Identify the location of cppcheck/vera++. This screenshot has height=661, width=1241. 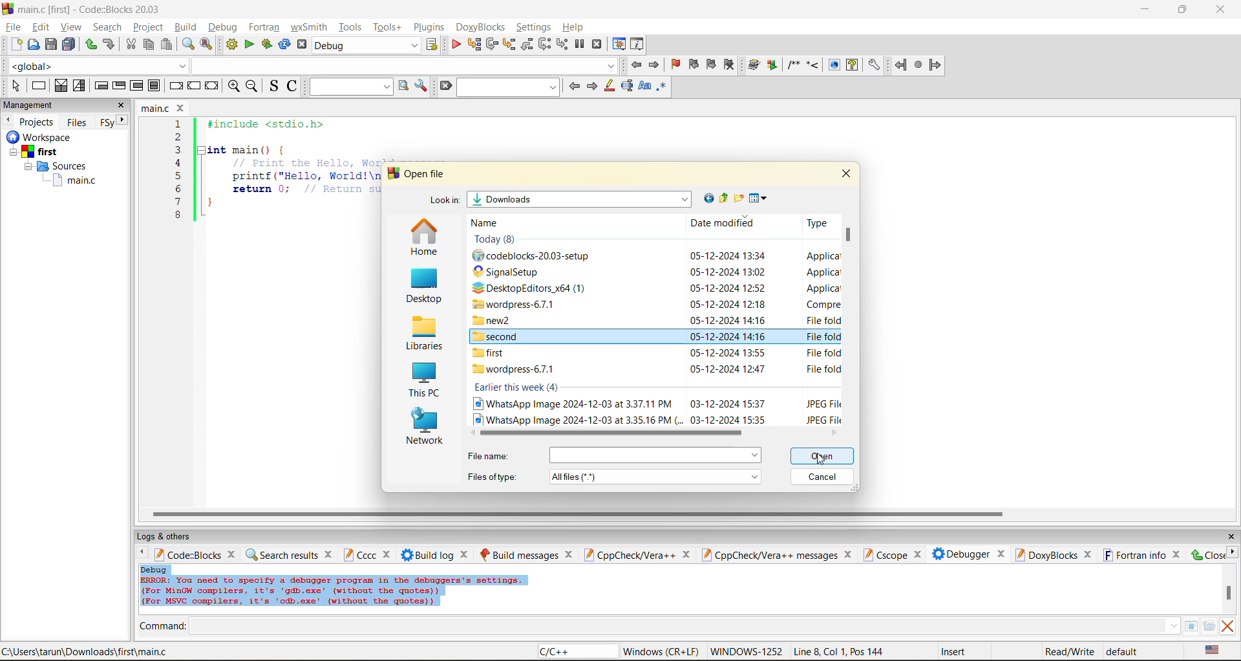
(628, 556).